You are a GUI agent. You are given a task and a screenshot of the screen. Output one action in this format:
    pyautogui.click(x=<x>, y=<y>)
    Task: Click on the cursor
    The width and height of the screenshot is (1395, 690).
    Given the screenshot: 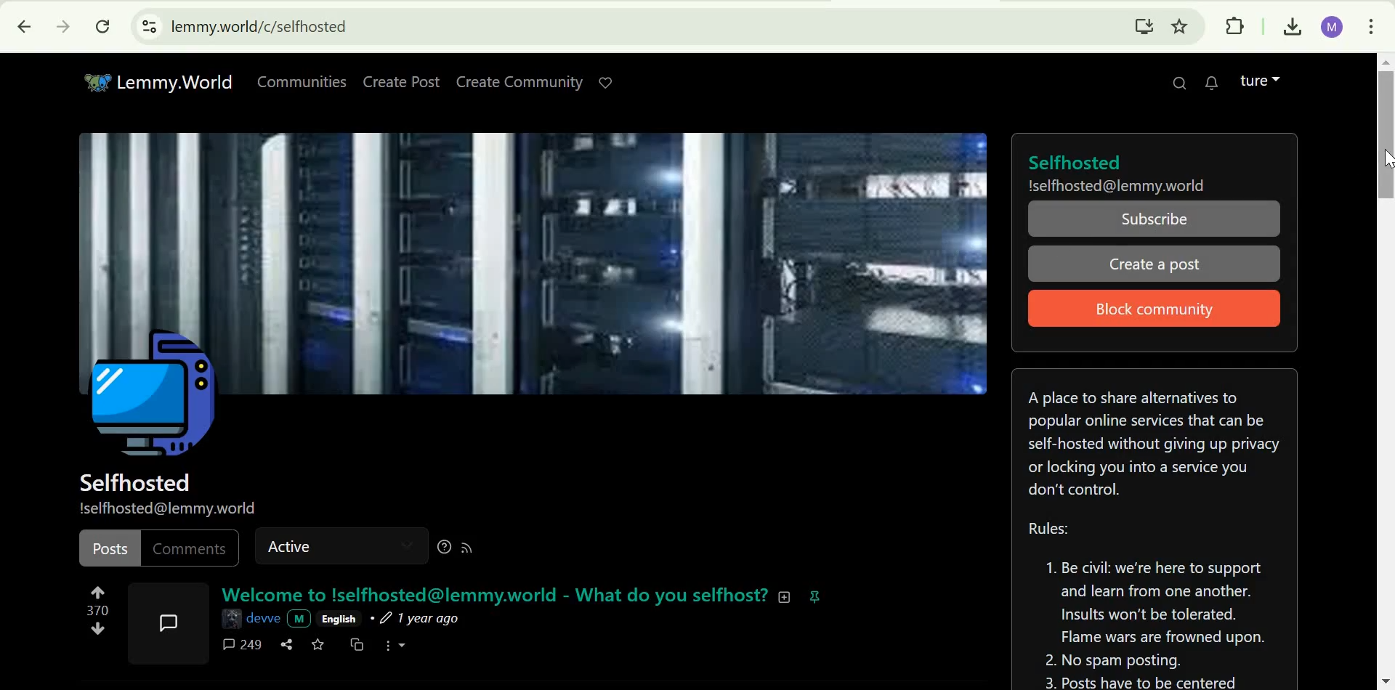 What is the action you would take?
    pyautogui.click(x=1386, y=163)
    